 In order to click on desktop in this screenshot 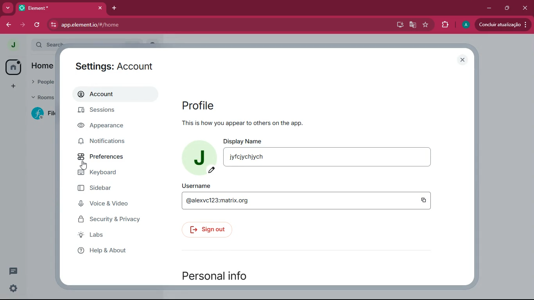, I will do `click(400, 25)`.